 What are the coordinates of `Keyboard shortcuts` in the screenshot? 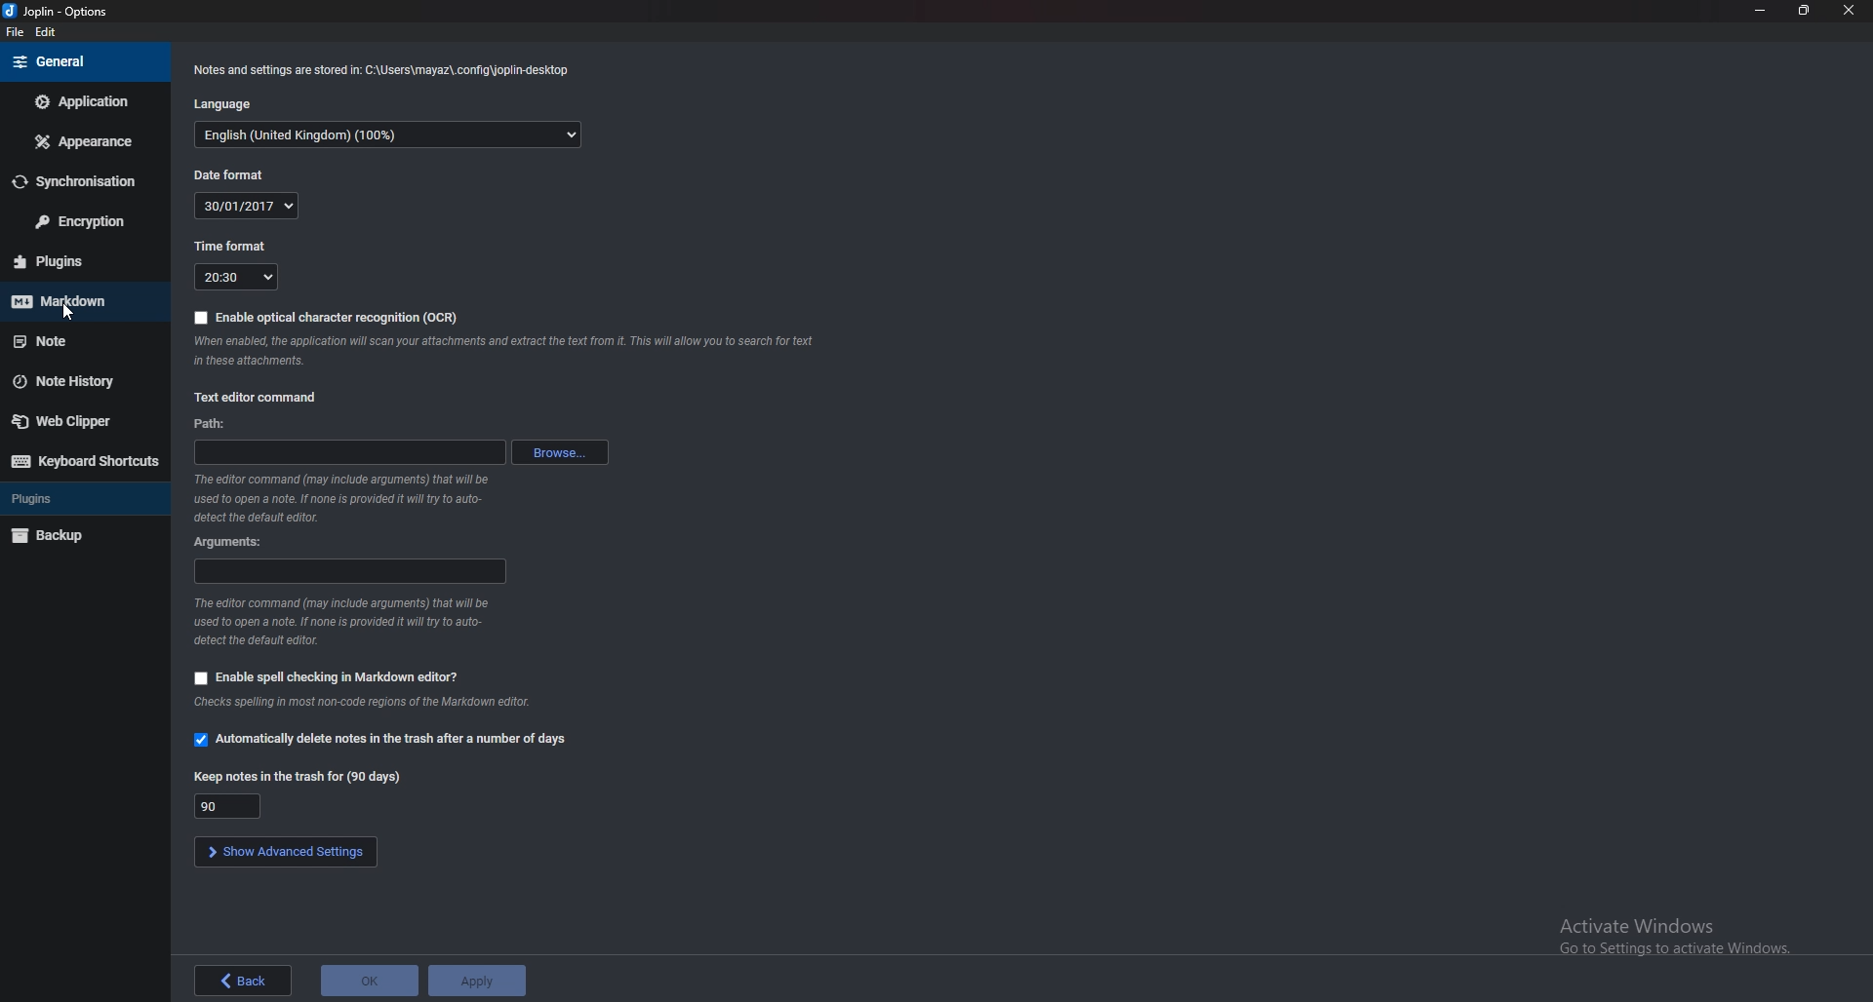 It's located at (86, 462).